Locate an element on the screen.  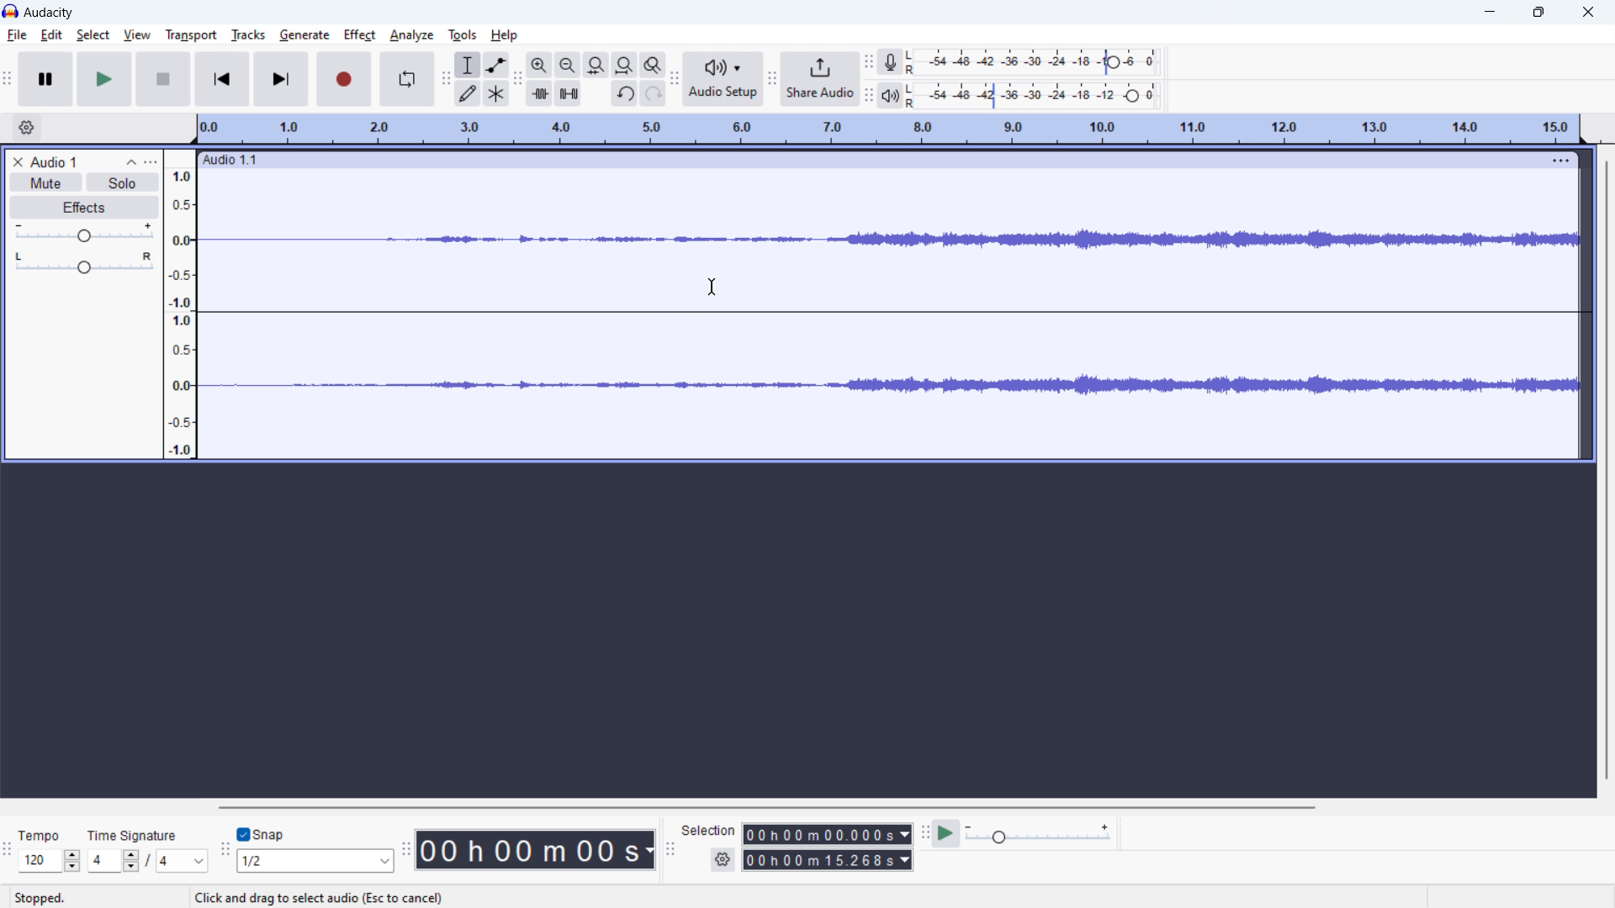
amplitude is located at coordinates (181, 304).